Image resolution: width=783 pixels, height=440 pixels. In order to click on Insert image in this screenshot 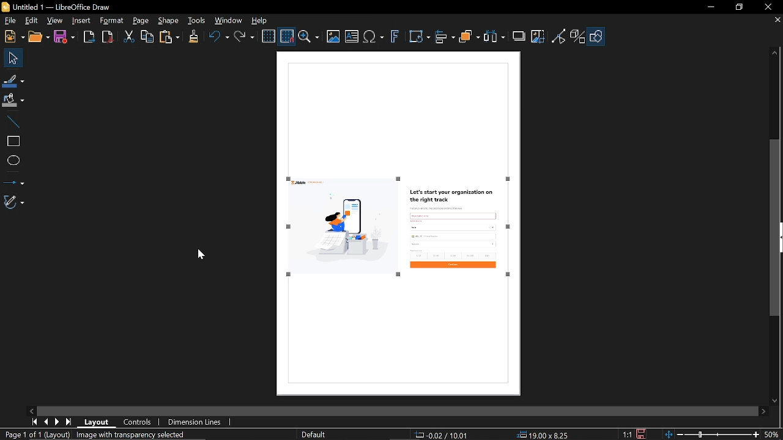, I will do `click(334, 38)`.